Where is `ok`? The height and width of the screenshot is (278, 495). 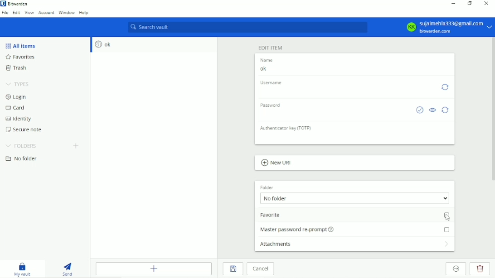 ok is located at coordinates (352, 69).